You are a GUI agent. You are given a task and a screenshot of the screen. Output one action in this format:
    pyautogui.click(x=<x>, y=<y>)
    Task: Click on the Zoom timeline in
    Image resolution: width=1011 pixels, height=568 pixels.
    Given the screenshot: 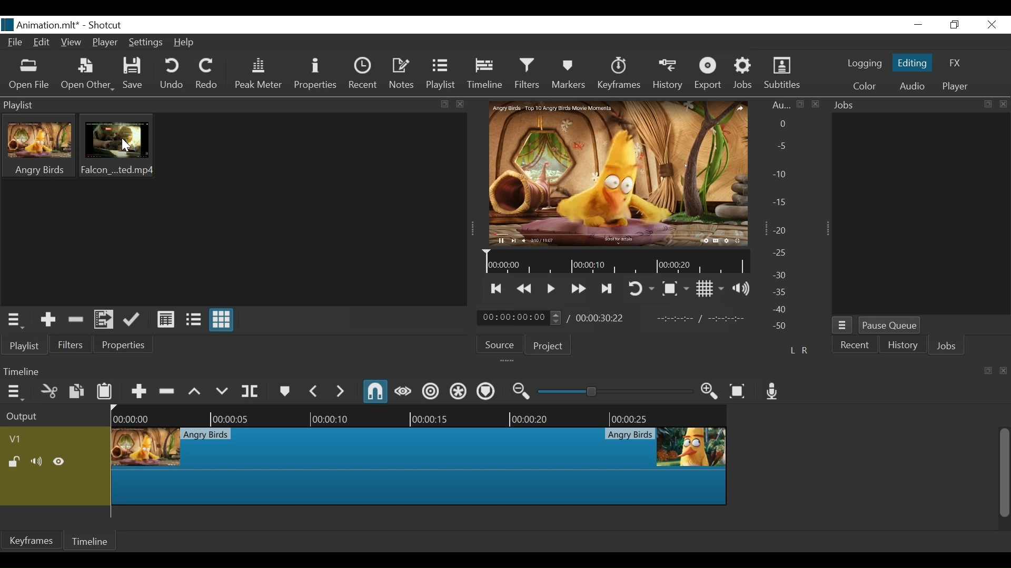 What is the action you would take?
    pyautogui.click(x=710, y=392)
    